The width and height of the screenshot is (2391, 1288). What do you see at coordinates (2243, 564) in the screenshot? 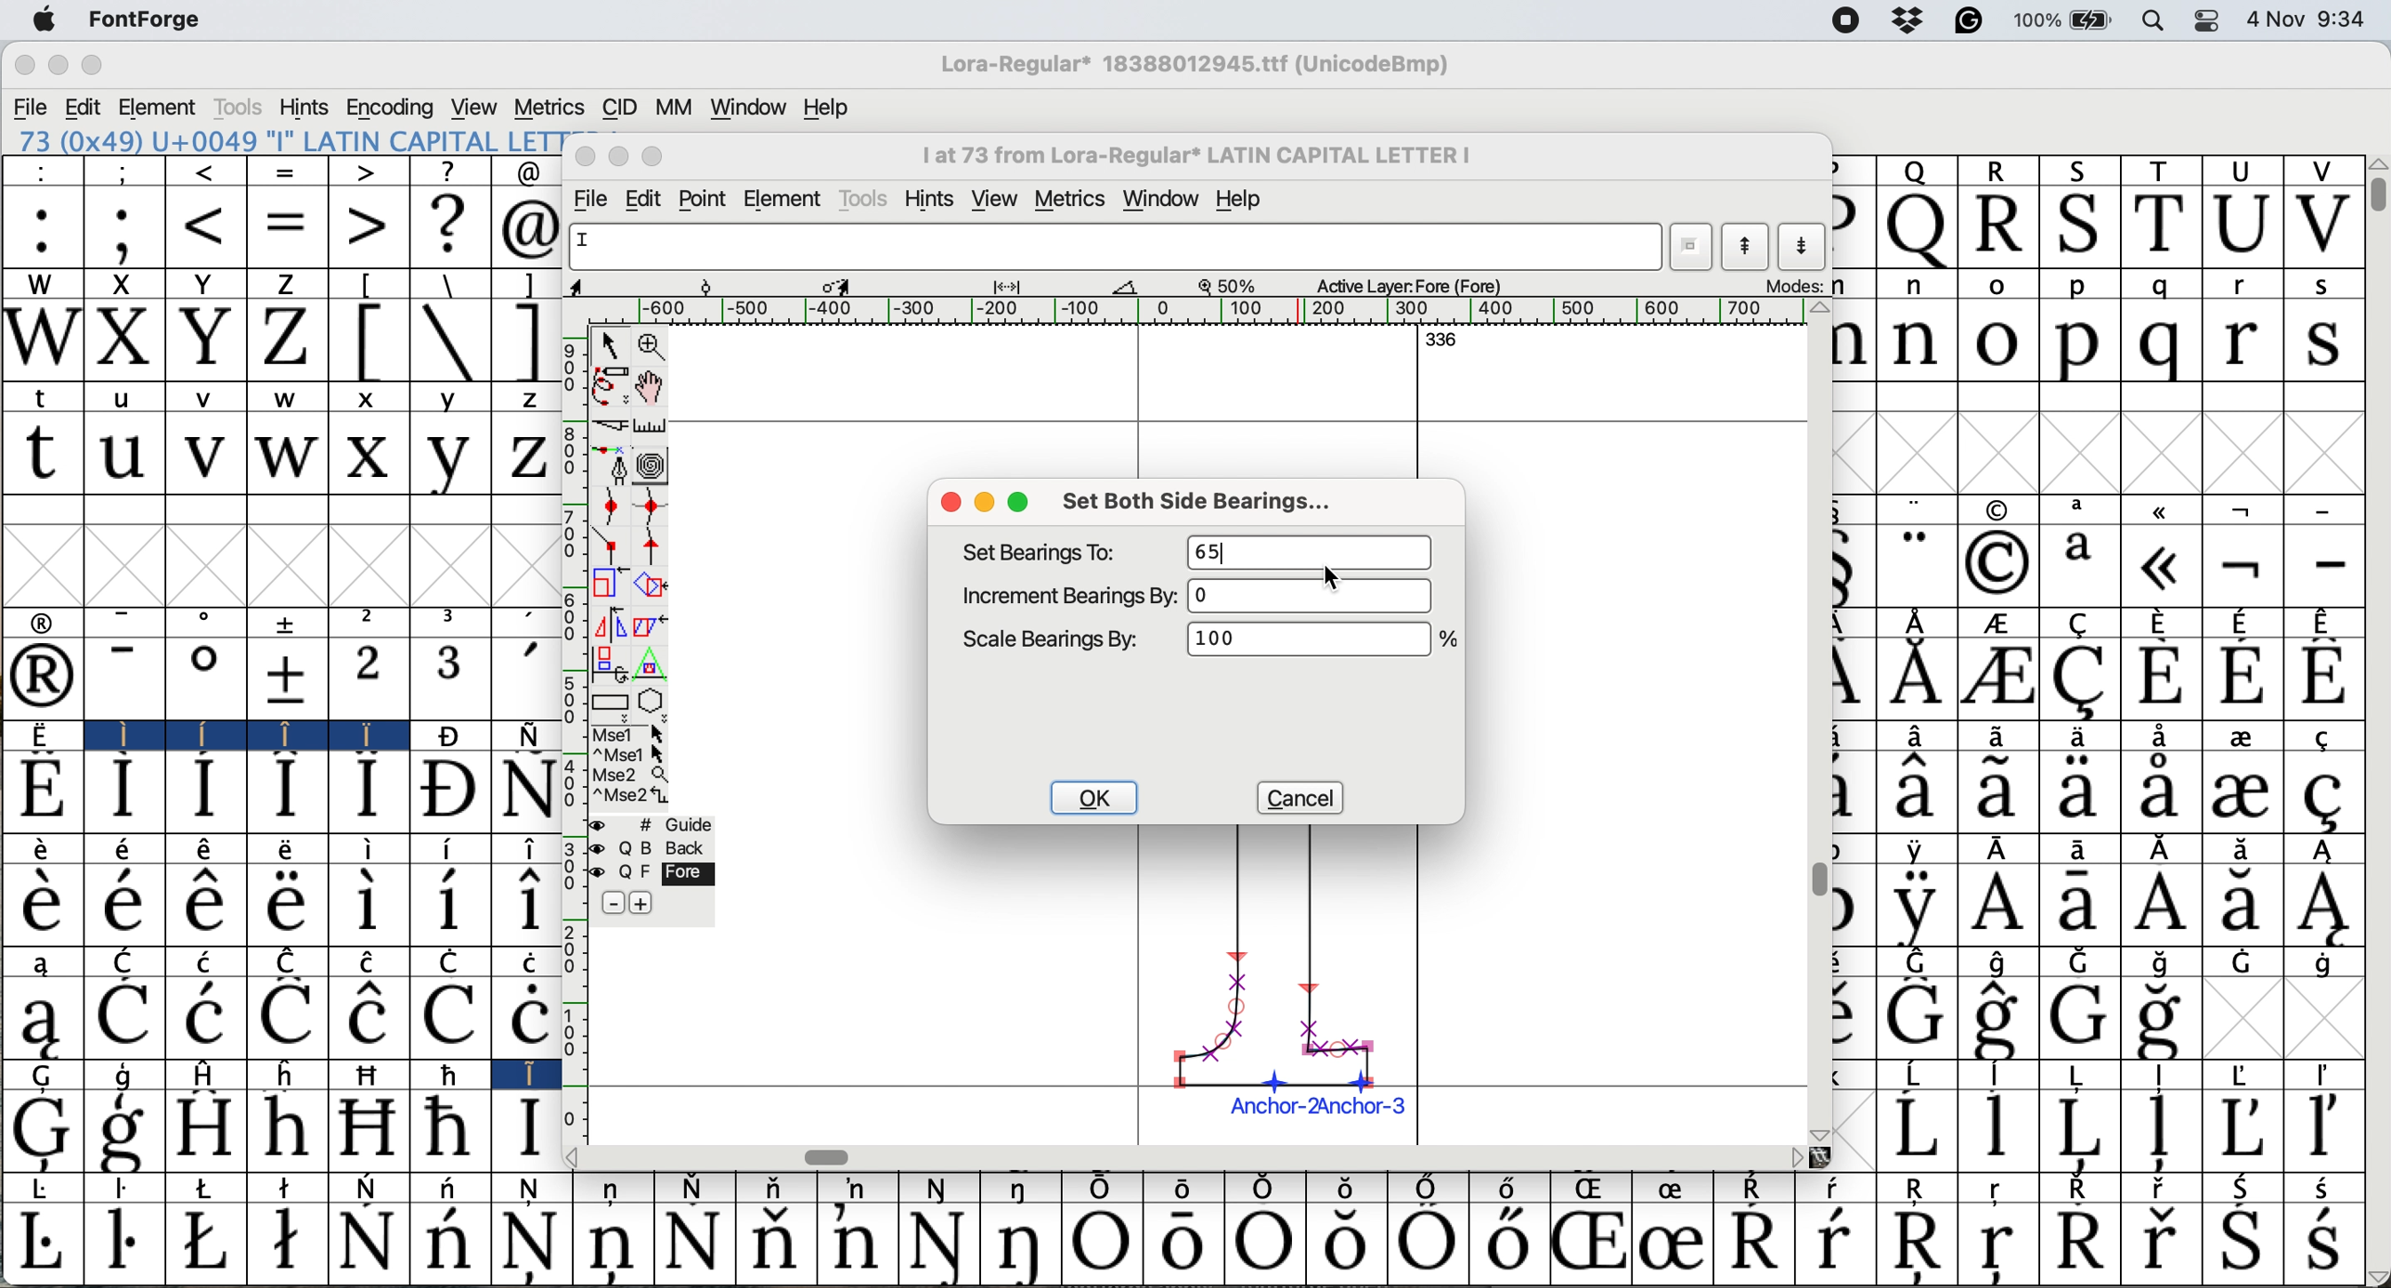
I see `Symbol` at bounding box center [2243, 564].